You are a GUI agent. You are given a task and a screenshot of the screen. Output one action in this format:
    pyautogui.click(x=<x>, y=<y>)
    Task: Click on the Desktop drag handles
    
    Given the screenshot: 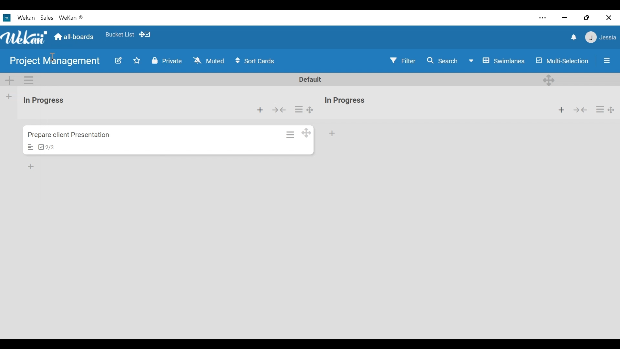 What is the action you would take?
    pyautogui.click(x=310, y=110)
    